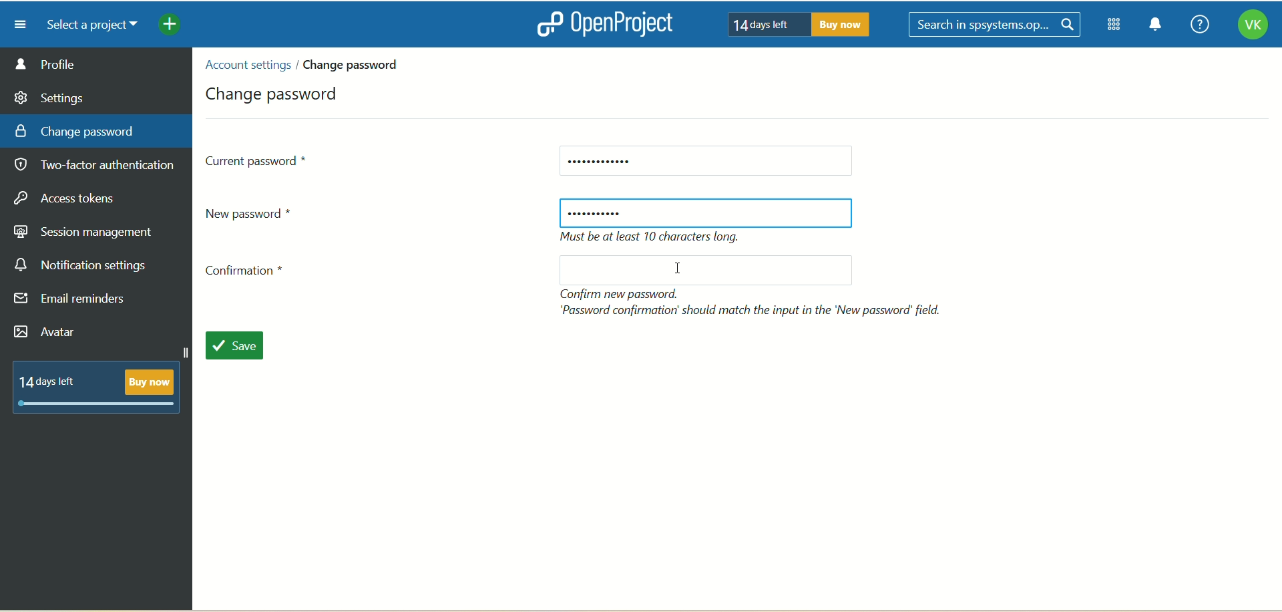 The width and height of the screenshot is (1282, 612). I want to click on select a project, so click(87, 25).